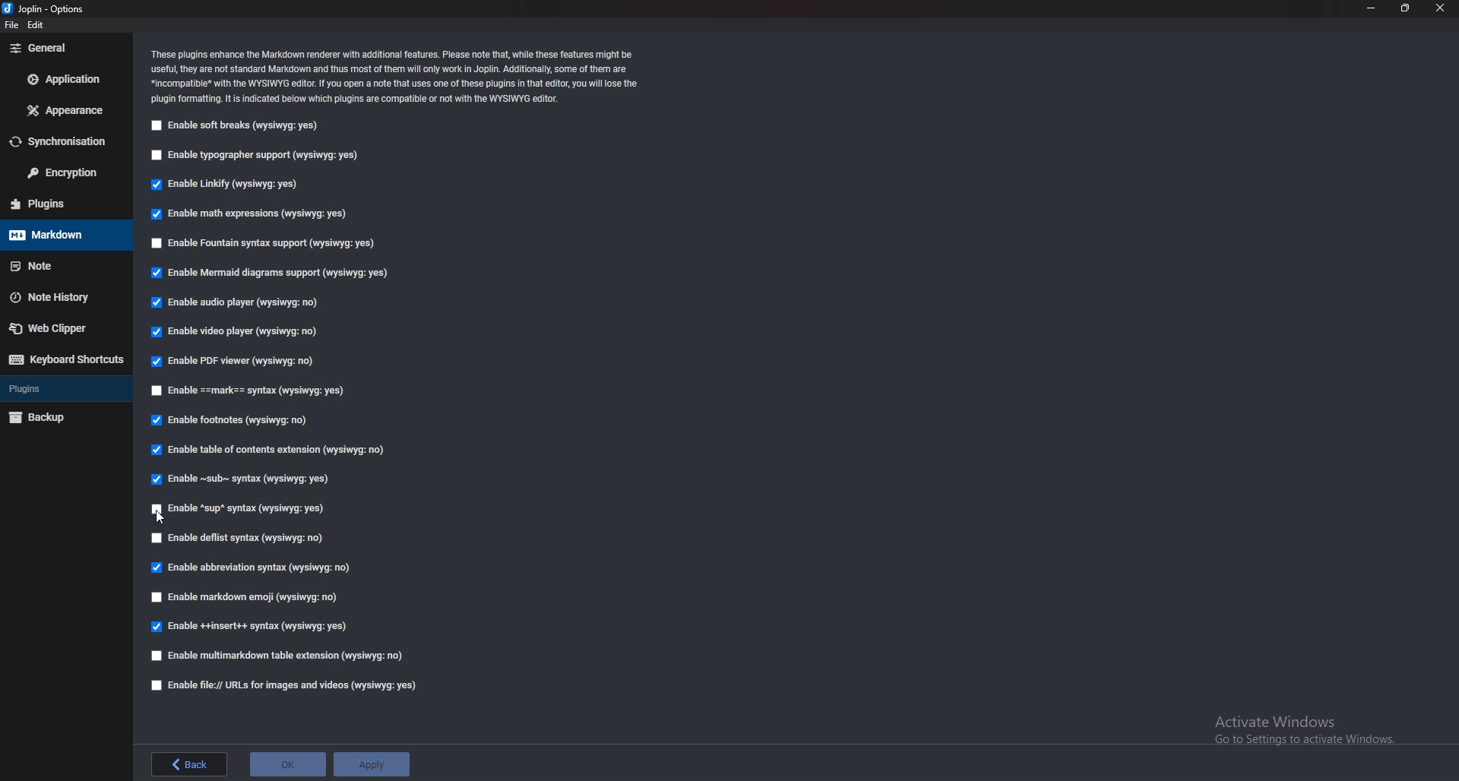 The width and height of the screenshot is (1459, 781). What do you see at coordinates (1440, 8) in the screenshot?
I see `close` at bounding box center [1440, 8].